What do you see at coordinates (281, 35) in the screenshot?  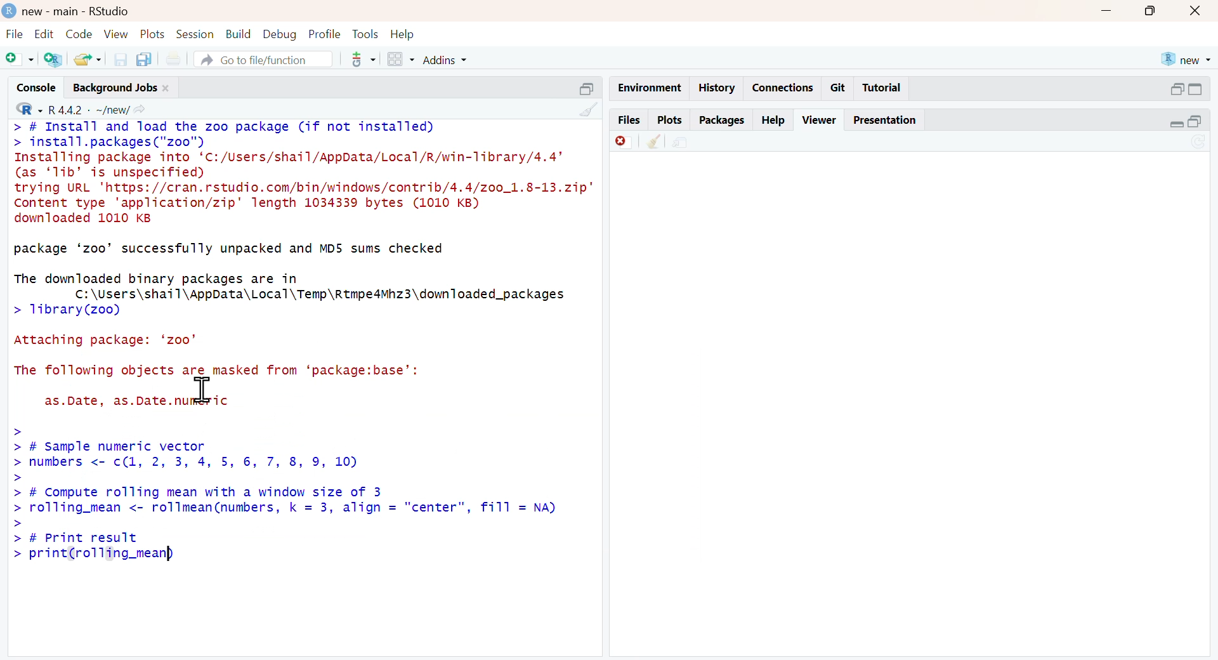 I see `debug` at bounding box center [281, 35].